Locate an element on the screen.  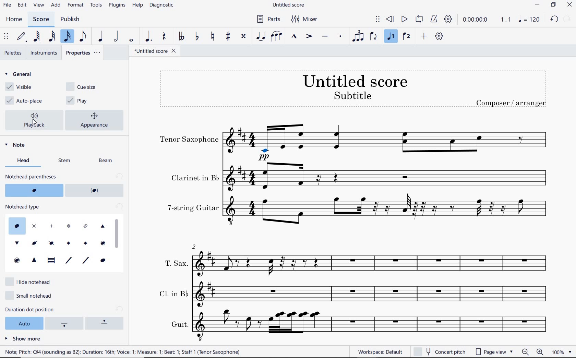
REWIND is located at coordinates (390, 20).